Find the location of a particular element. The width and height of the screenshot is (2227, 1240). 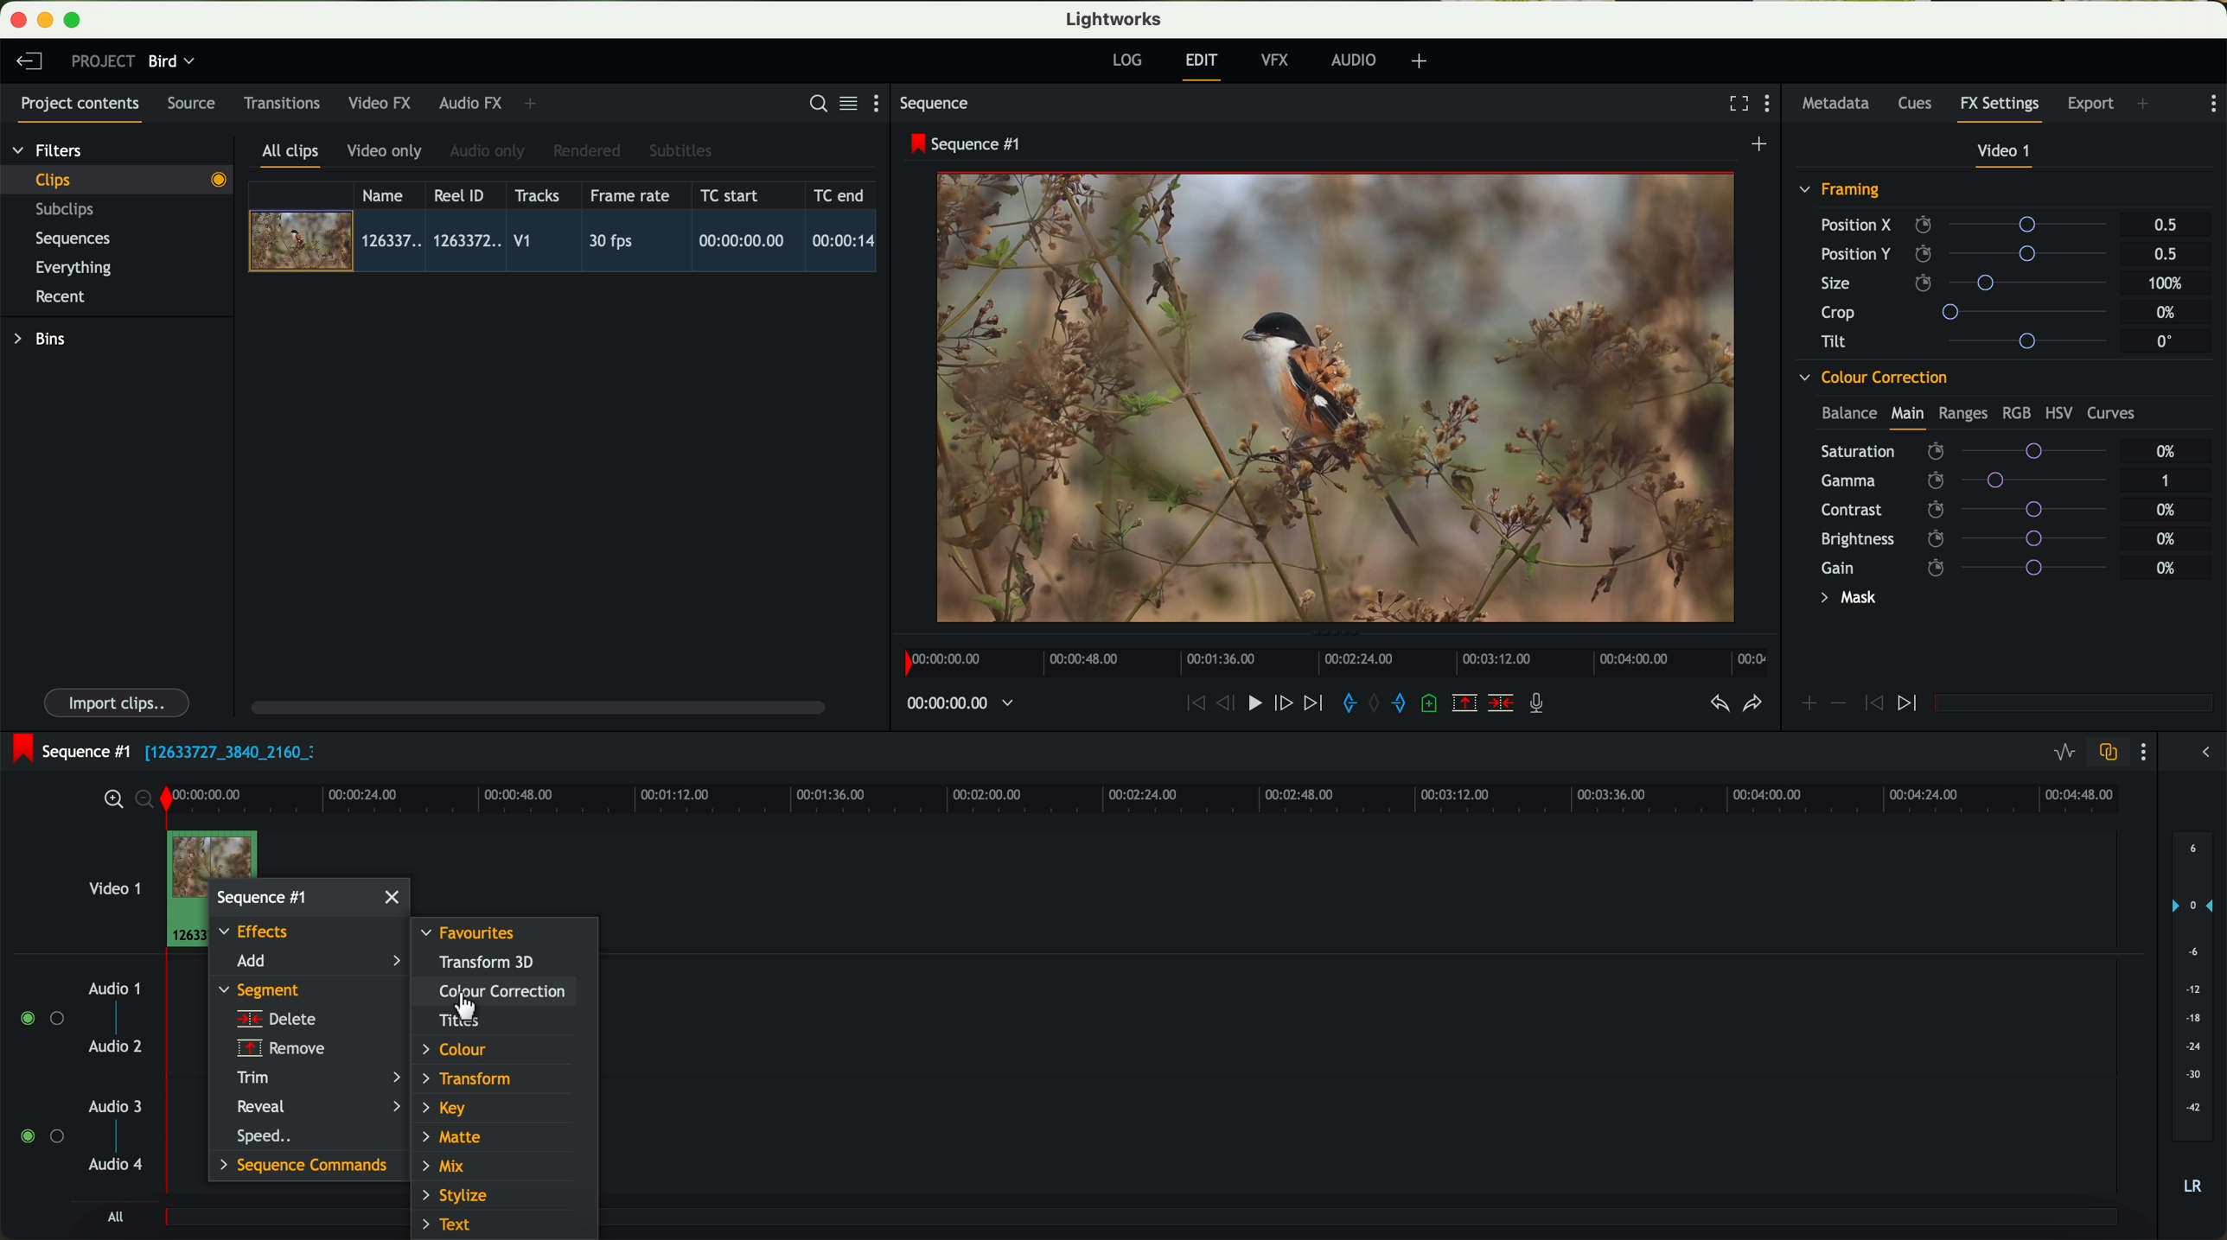

sequence is located at coordinates (935, 104).